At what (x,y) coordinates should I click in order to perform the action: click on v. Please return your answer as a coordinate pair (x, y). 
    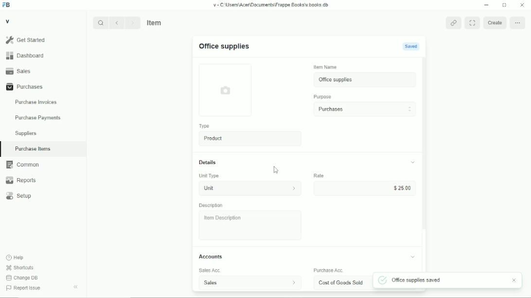
    Looking at the image, I should click on (8, 21).